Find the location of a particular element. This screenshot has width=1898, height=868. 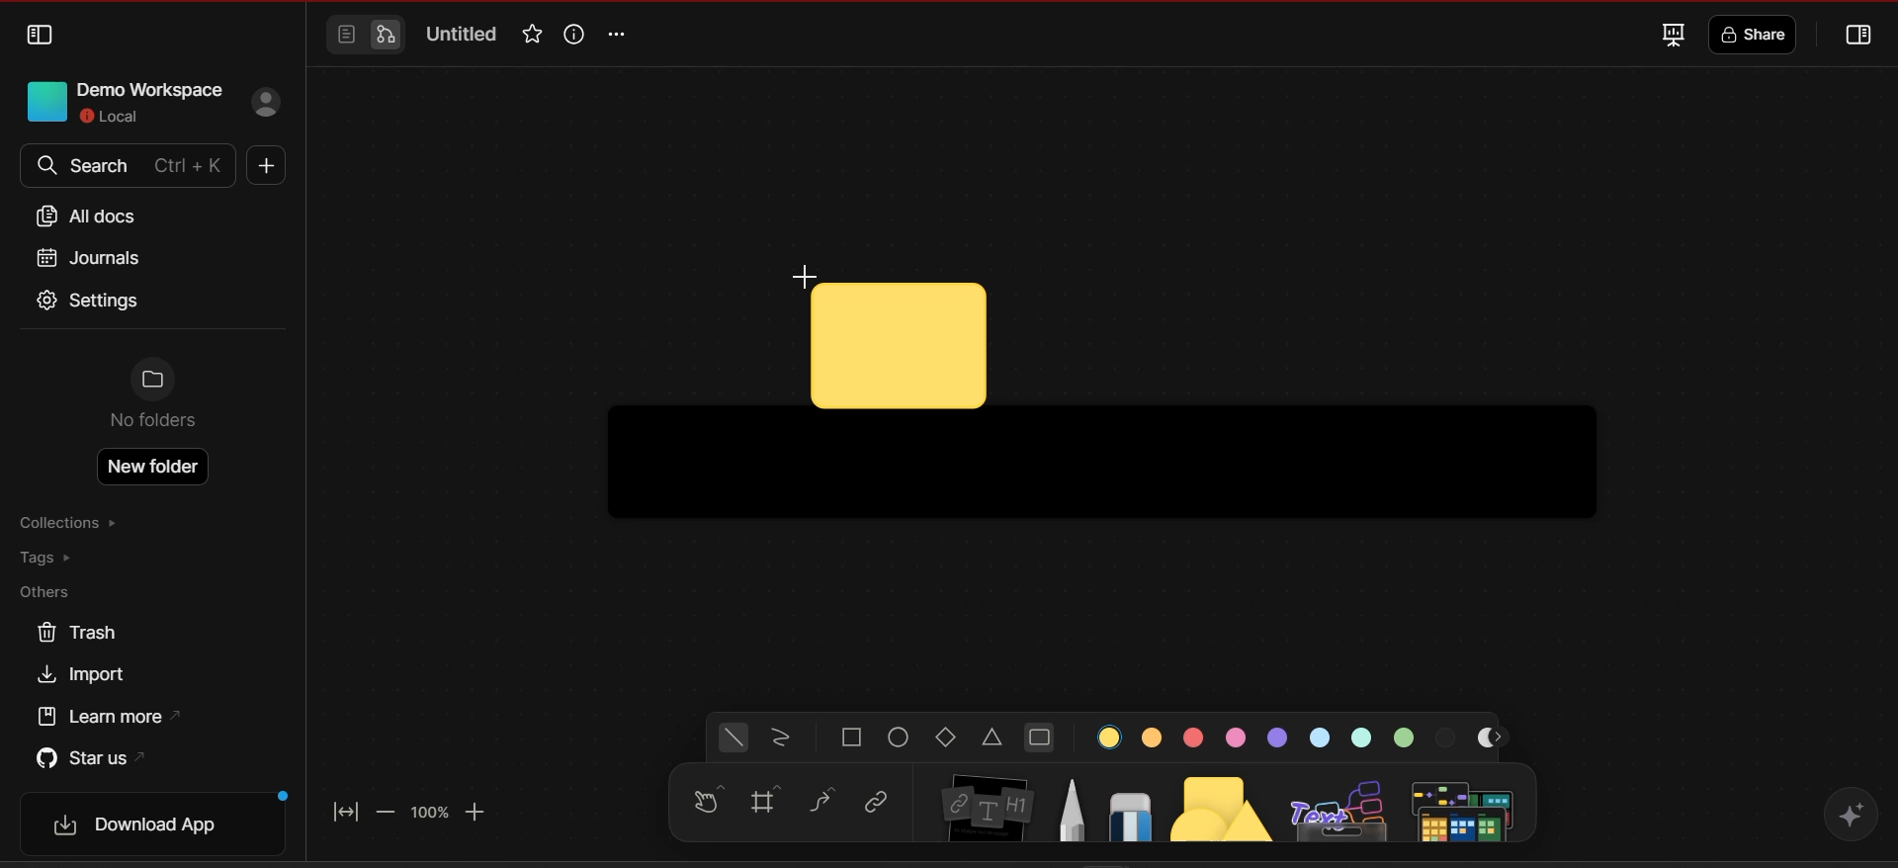

tags is located at coordinates (60, 559).